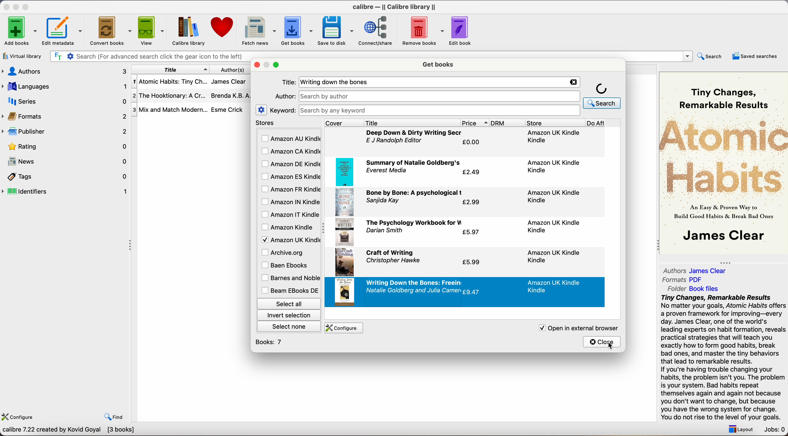 This screenshot has width=788, height=436. I want to click on add books, so click(20, 31).